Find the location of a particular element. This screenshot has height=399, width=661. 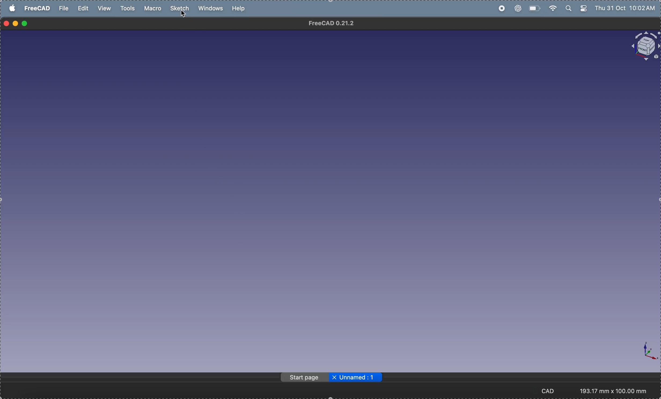

windows is located at coordinates (212, 9).